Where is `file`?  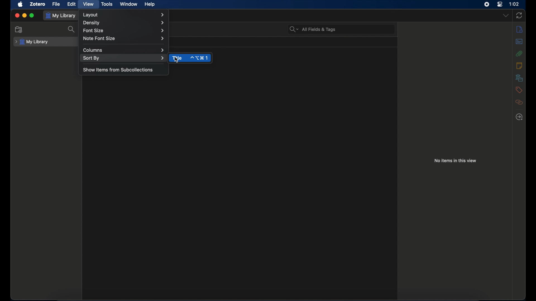
file is located at coordinates (56, 4).